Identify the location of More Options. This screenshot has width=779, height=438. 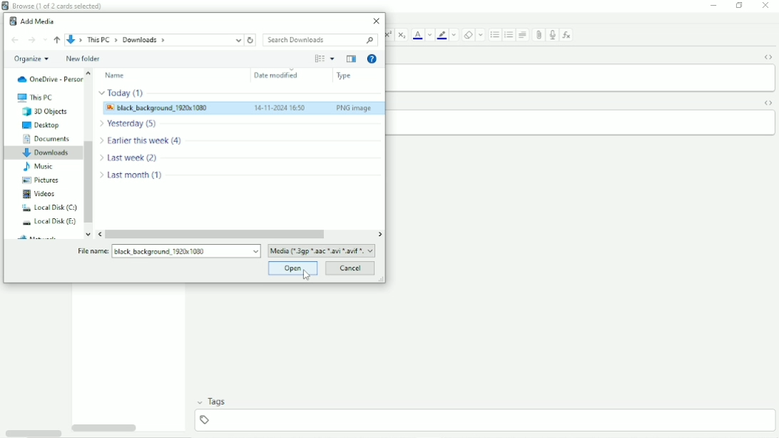
(332, 58).